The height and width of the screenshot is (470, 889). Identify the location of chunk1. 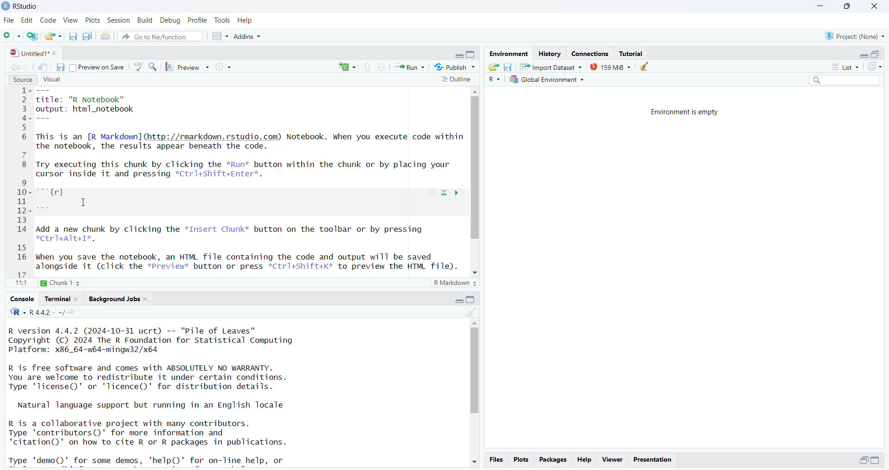
(66, 282).